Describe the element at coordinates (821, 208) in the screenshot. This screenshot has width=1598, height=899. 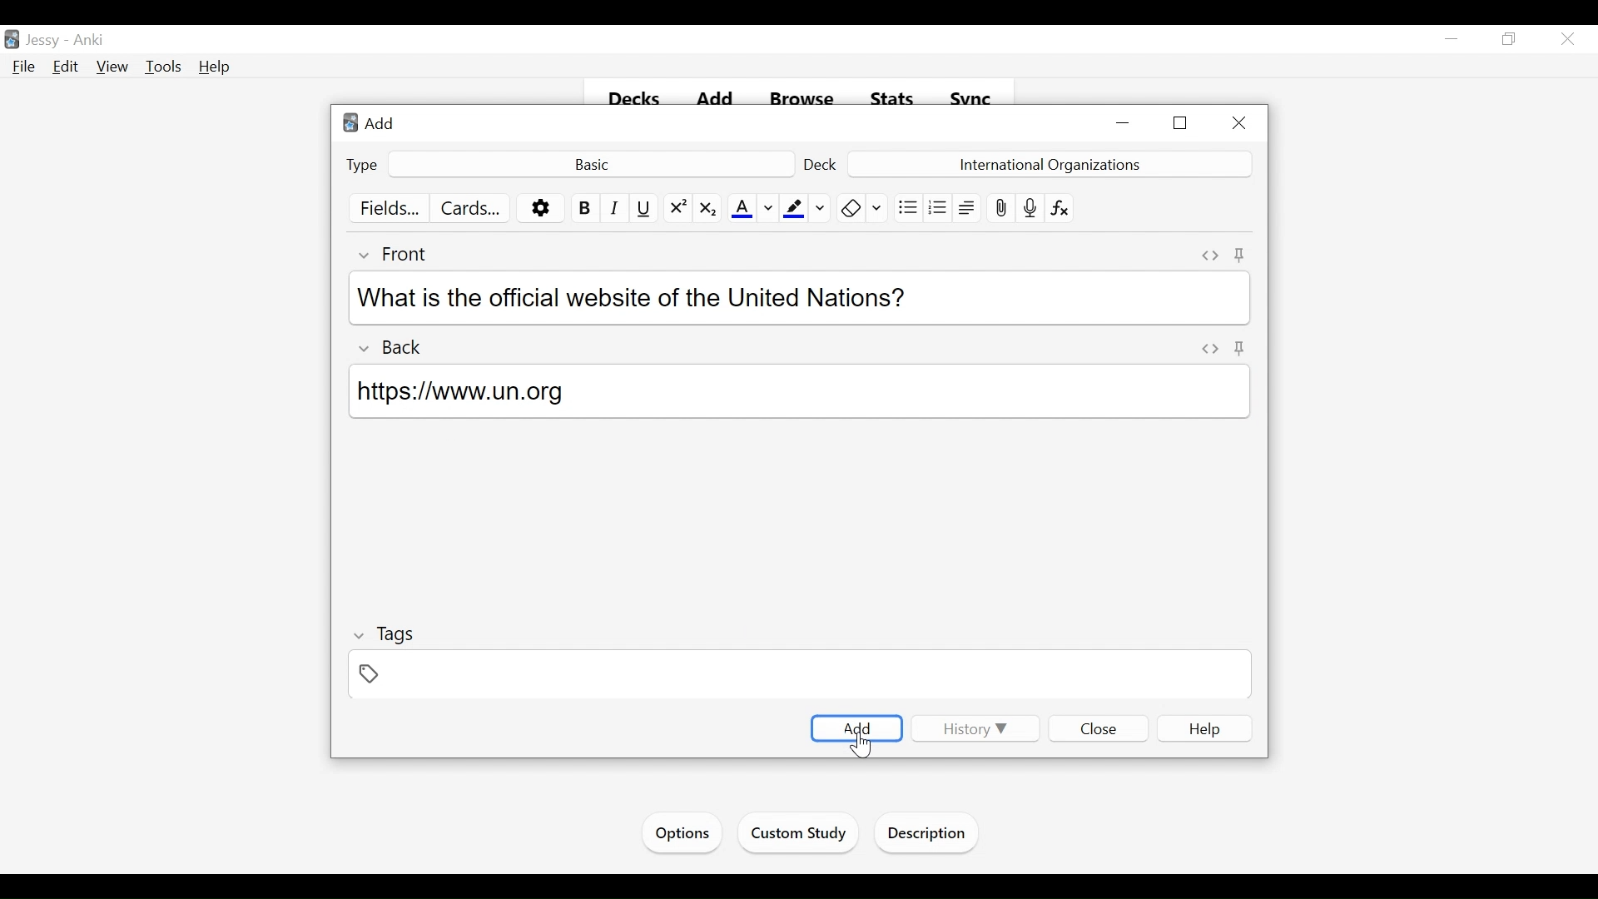
I see `Change Color` at that location.